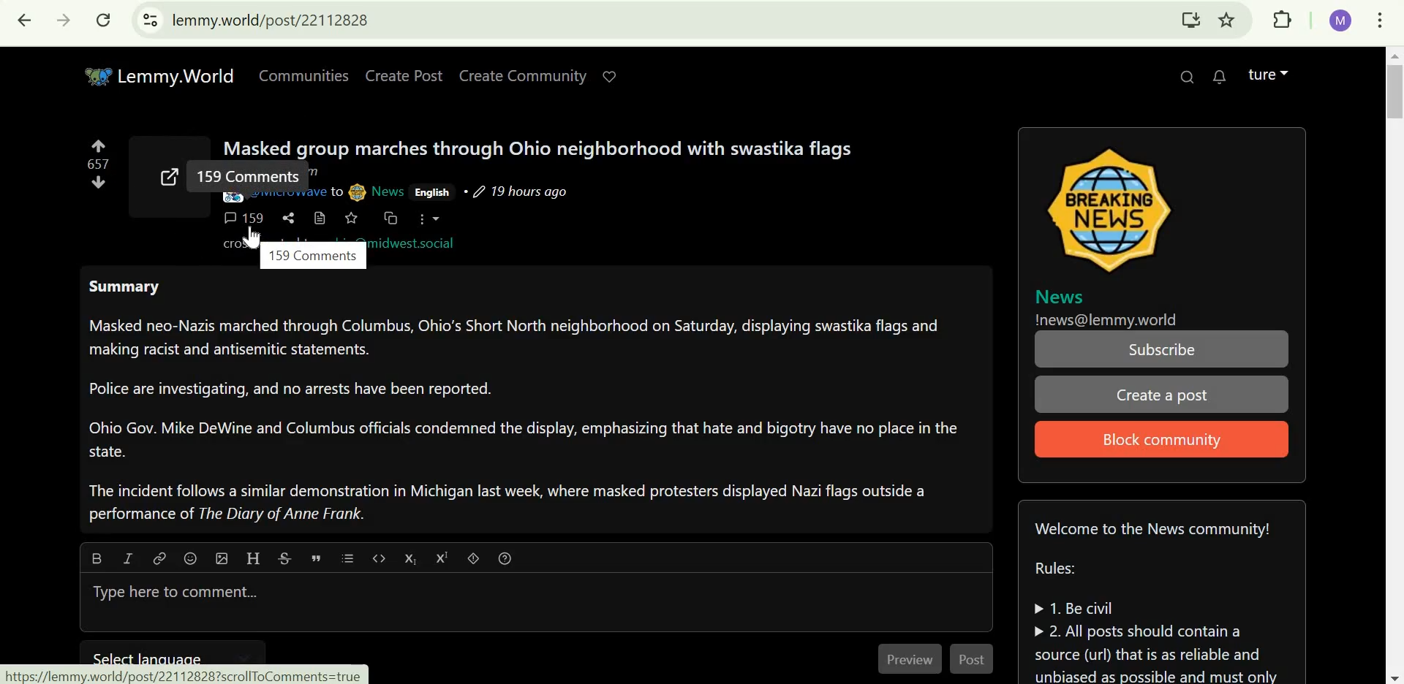 This screenshot has width=1404, height=684. I want to click on google account, so click(1339, 21).